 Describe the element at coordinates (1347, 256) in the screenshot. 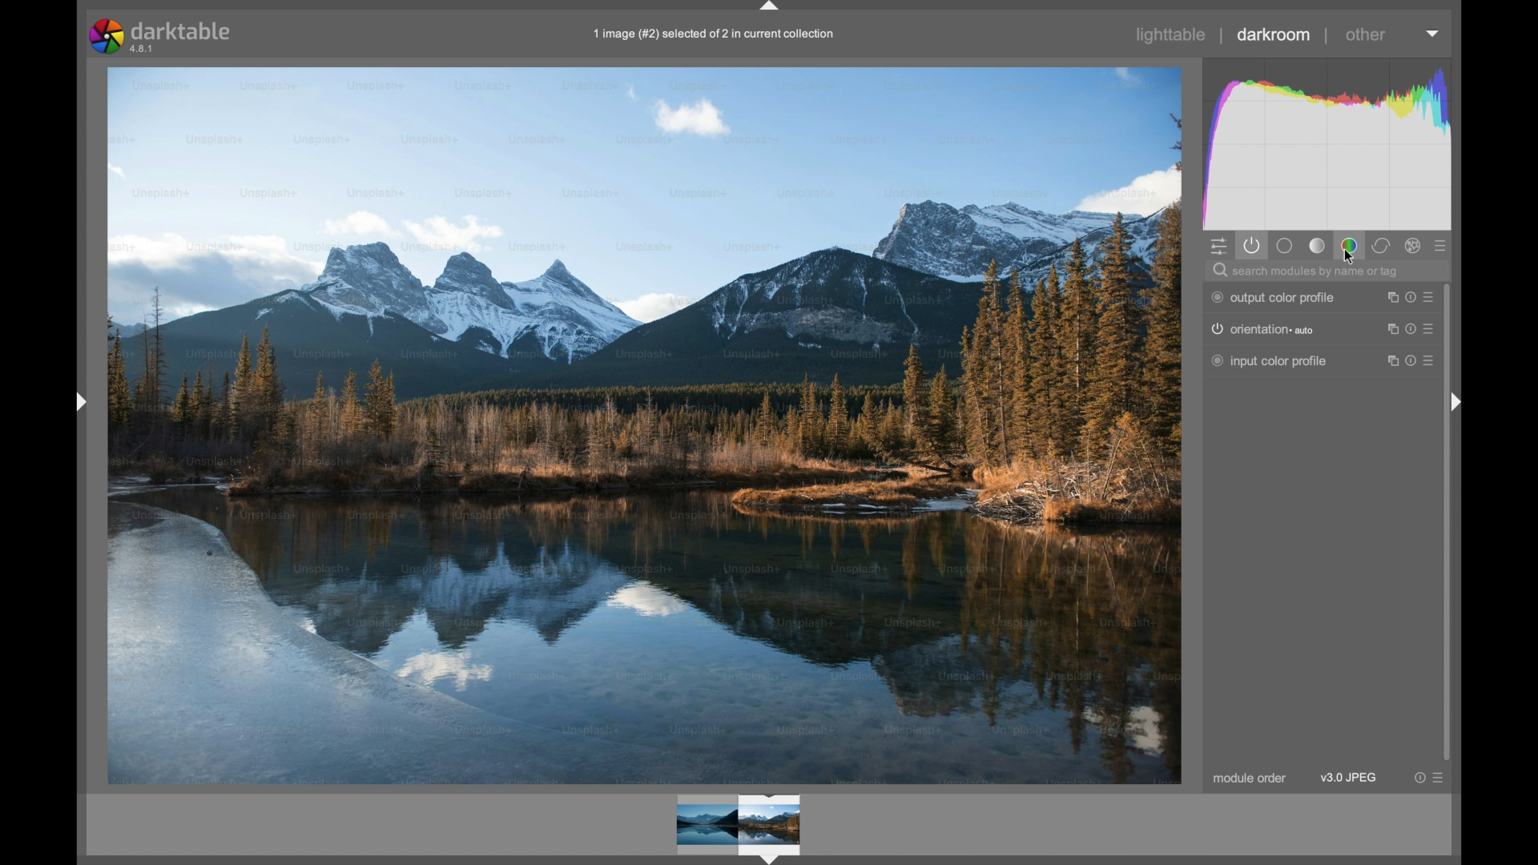

I see `Cursor` at that location.